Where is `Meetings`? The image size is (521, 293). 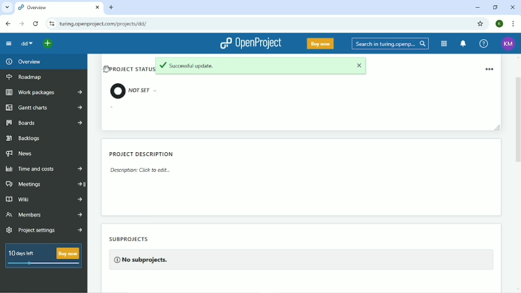
Meetings is located at coordinates (43, 185).